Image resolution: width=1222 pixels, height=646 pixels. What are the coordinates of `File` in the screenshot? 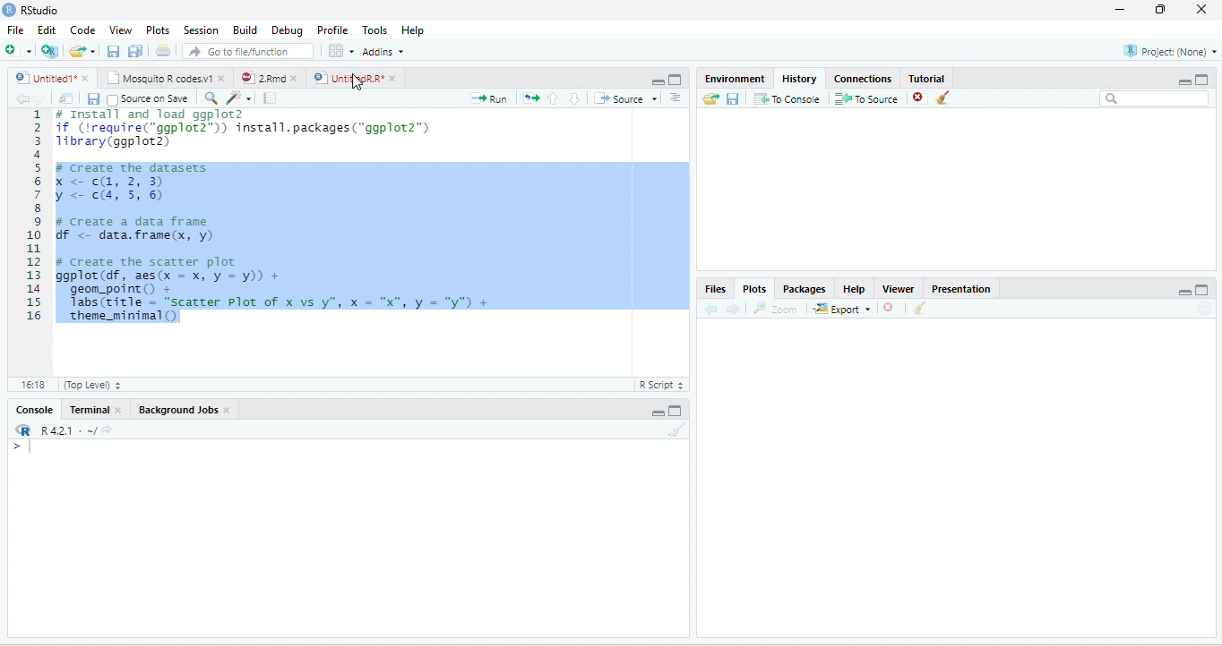 It's located at (16, 30).